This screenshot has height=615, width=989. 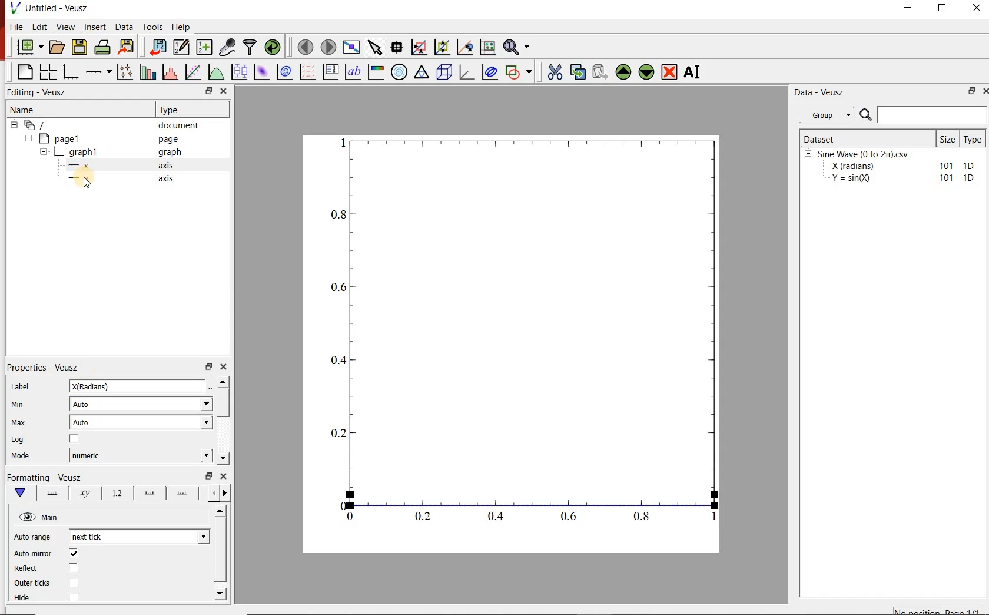 I want to click on graph, so click(x=168, y=151).